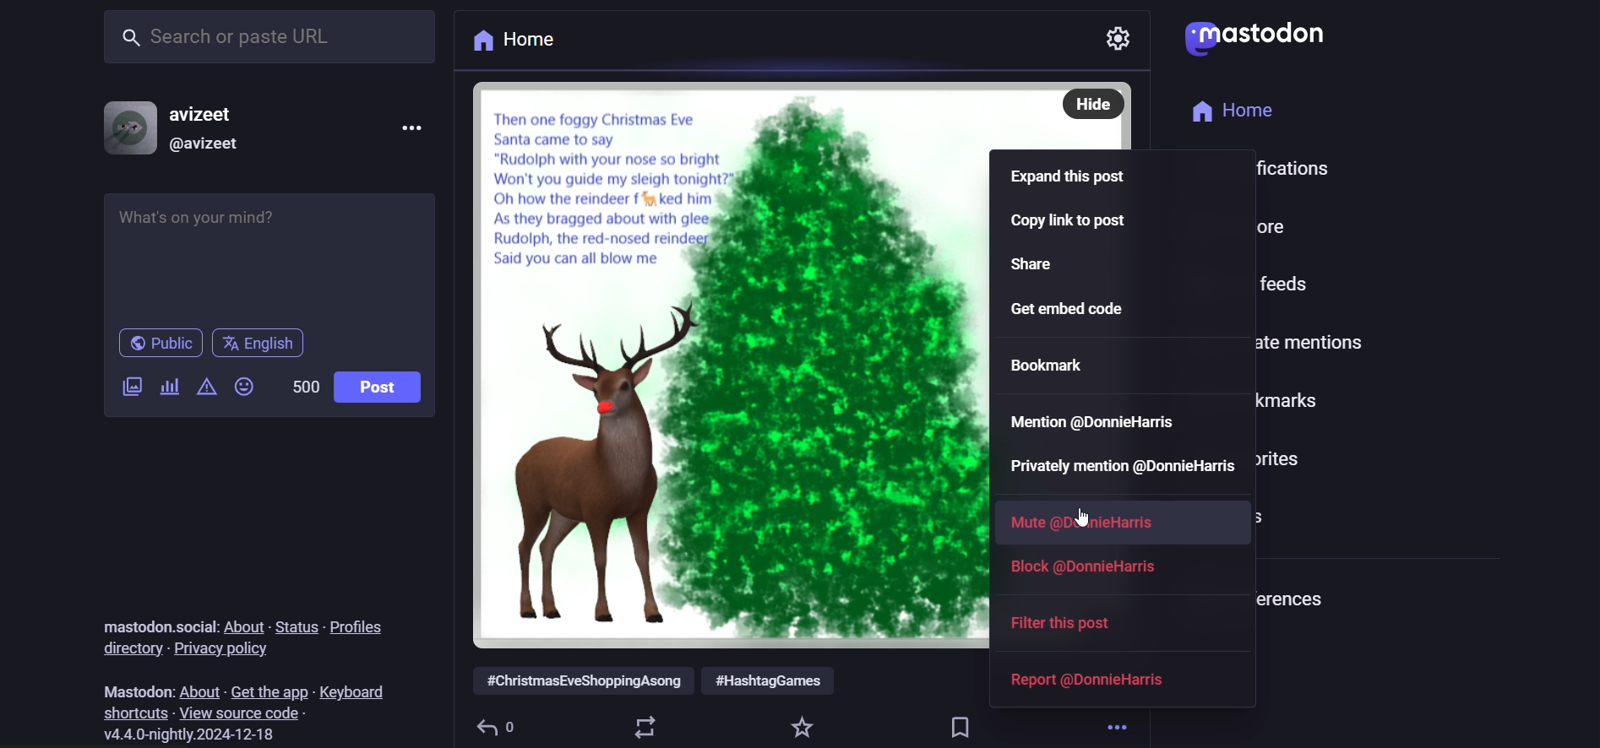 This screenshot has height=748, width=1600. Describe the element at coordinates (209, 111) in the screenshot. I see `avizeet (name)` at that location.